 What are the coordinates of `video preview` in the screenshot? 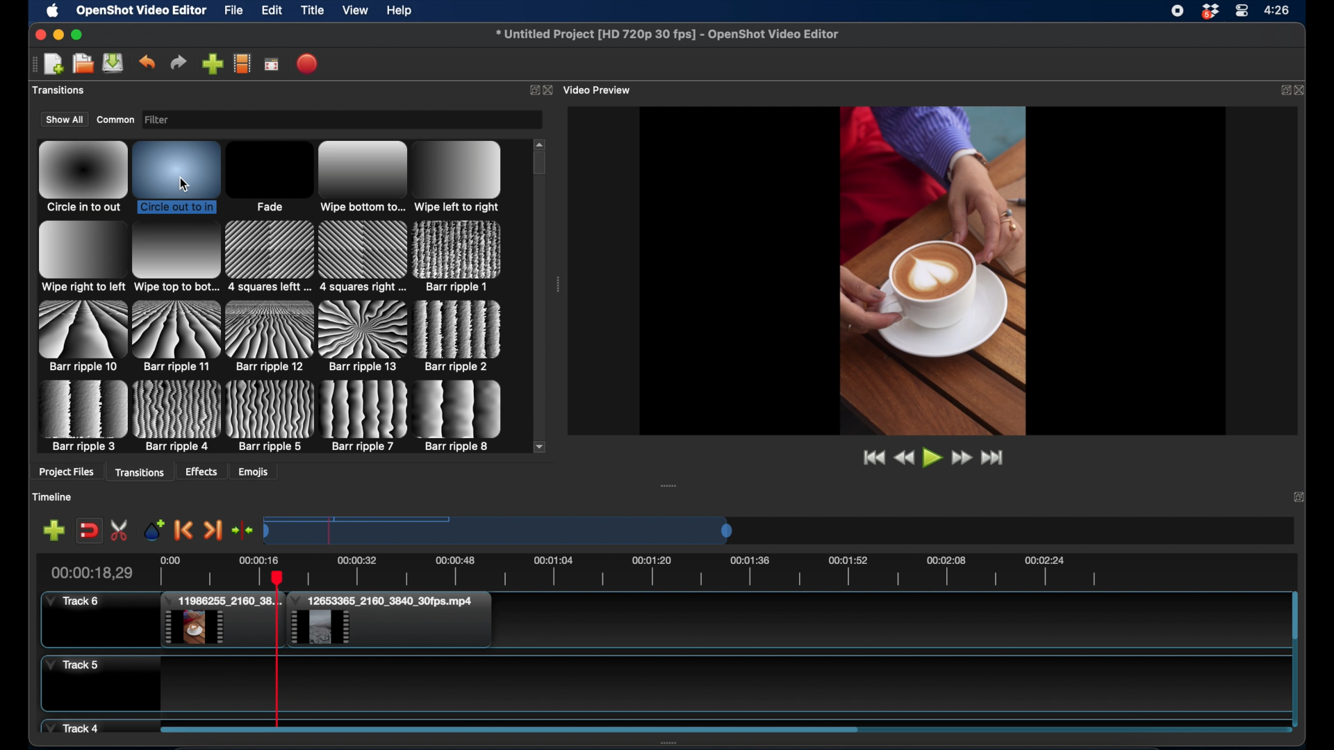 It's located at (600, 90).